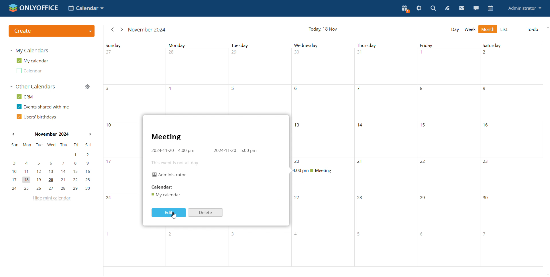 This screenshot has width=550, height=277. Describe the element at coordinates (51, 199) in the screenshot. I see `hide mini calendar` at that location.